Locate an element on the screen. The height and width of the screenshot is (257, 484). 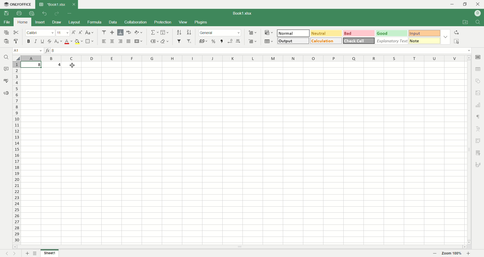
align left is located at coordinates (120, 42).